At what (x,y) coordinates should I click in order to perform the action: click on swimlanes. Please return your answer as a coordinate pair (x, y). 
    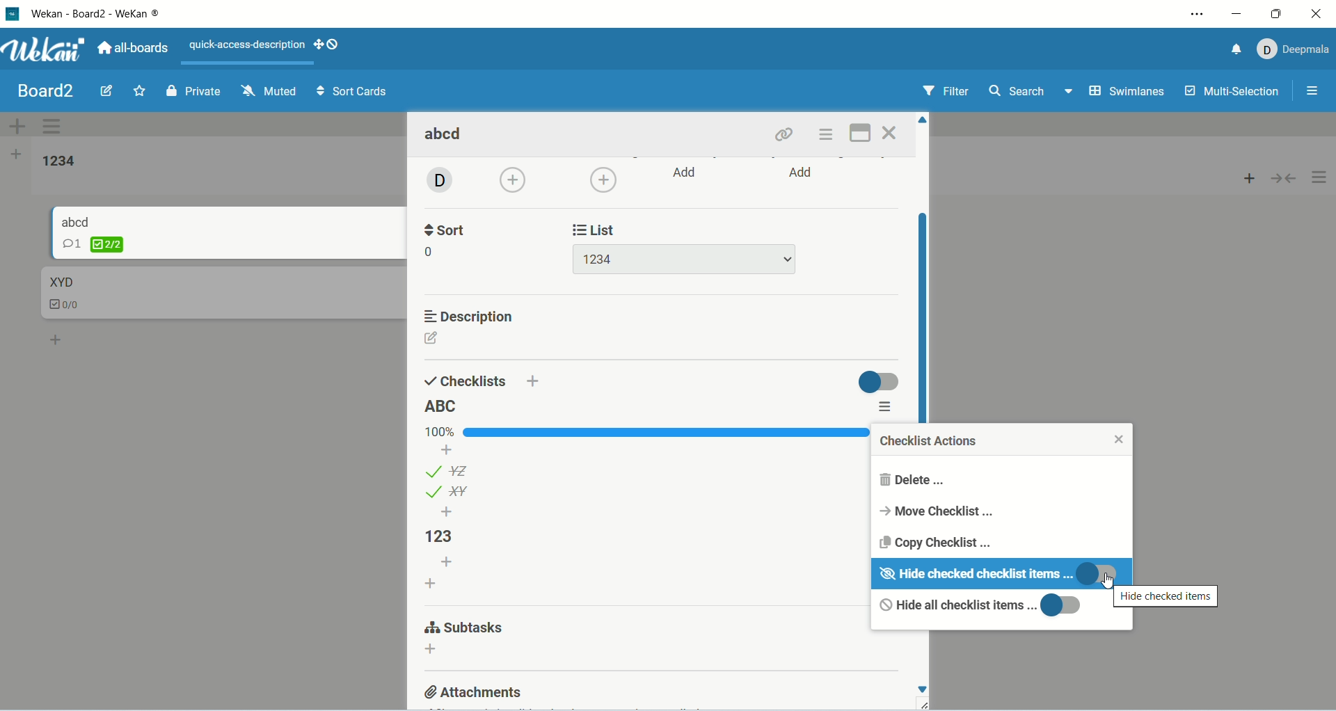
    Looking at the image, I should click on (1126, 92).